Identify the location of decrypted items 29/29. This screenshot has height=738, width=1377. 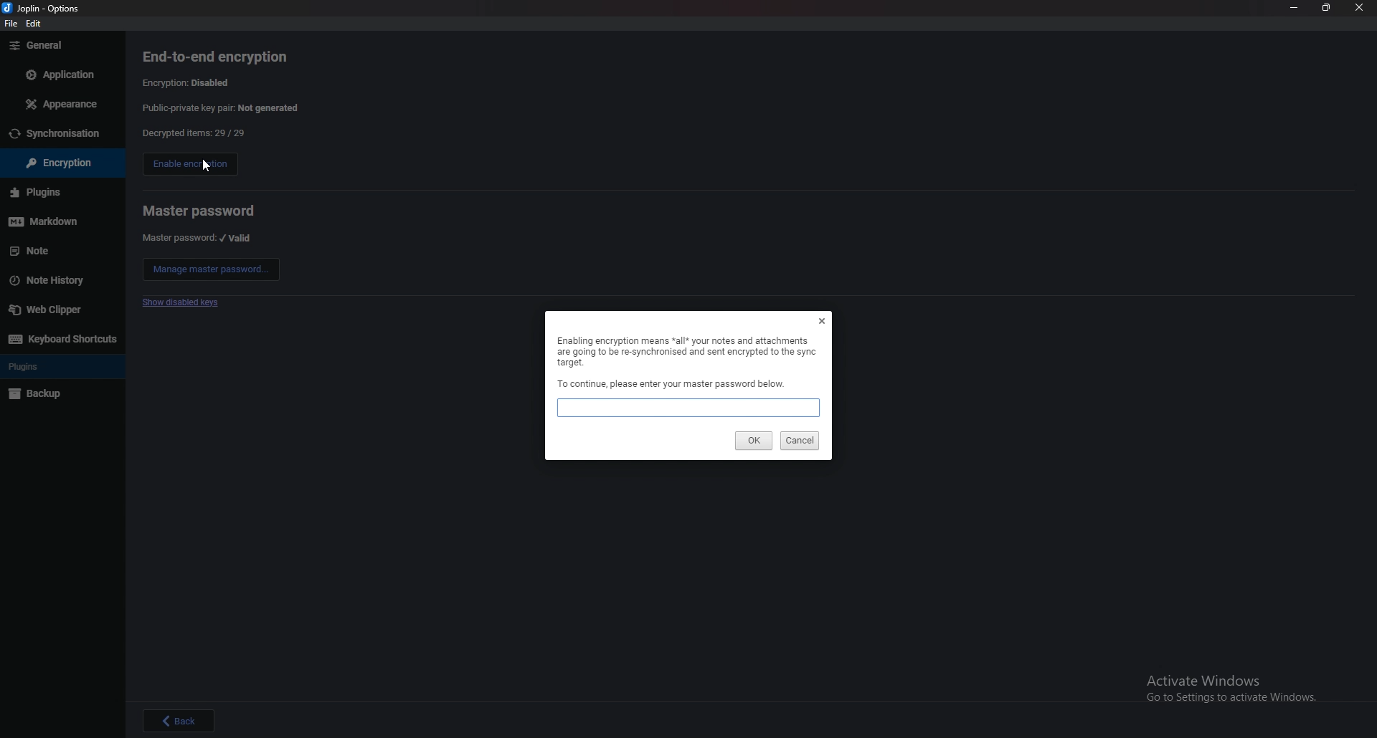
(194, 134).